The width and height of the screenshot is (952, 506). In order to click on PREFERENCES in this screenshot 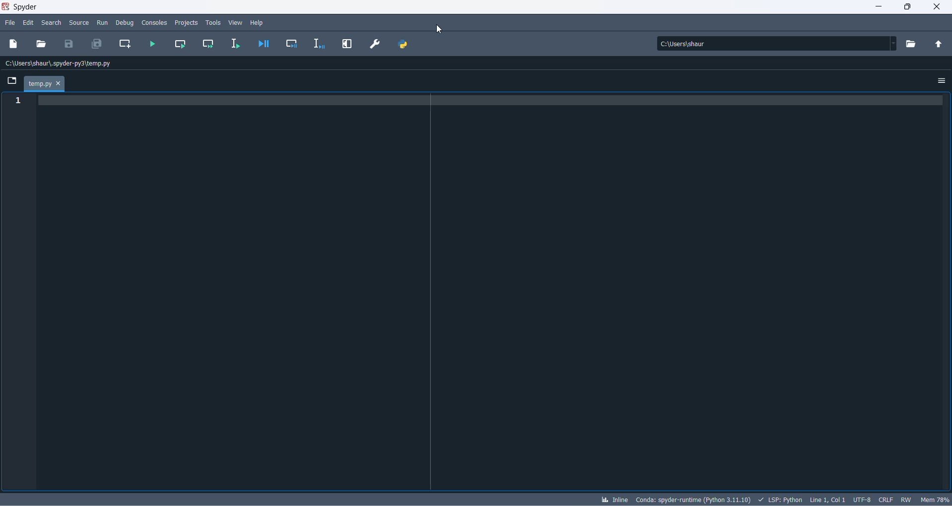, I will do `click(376, 44)`.